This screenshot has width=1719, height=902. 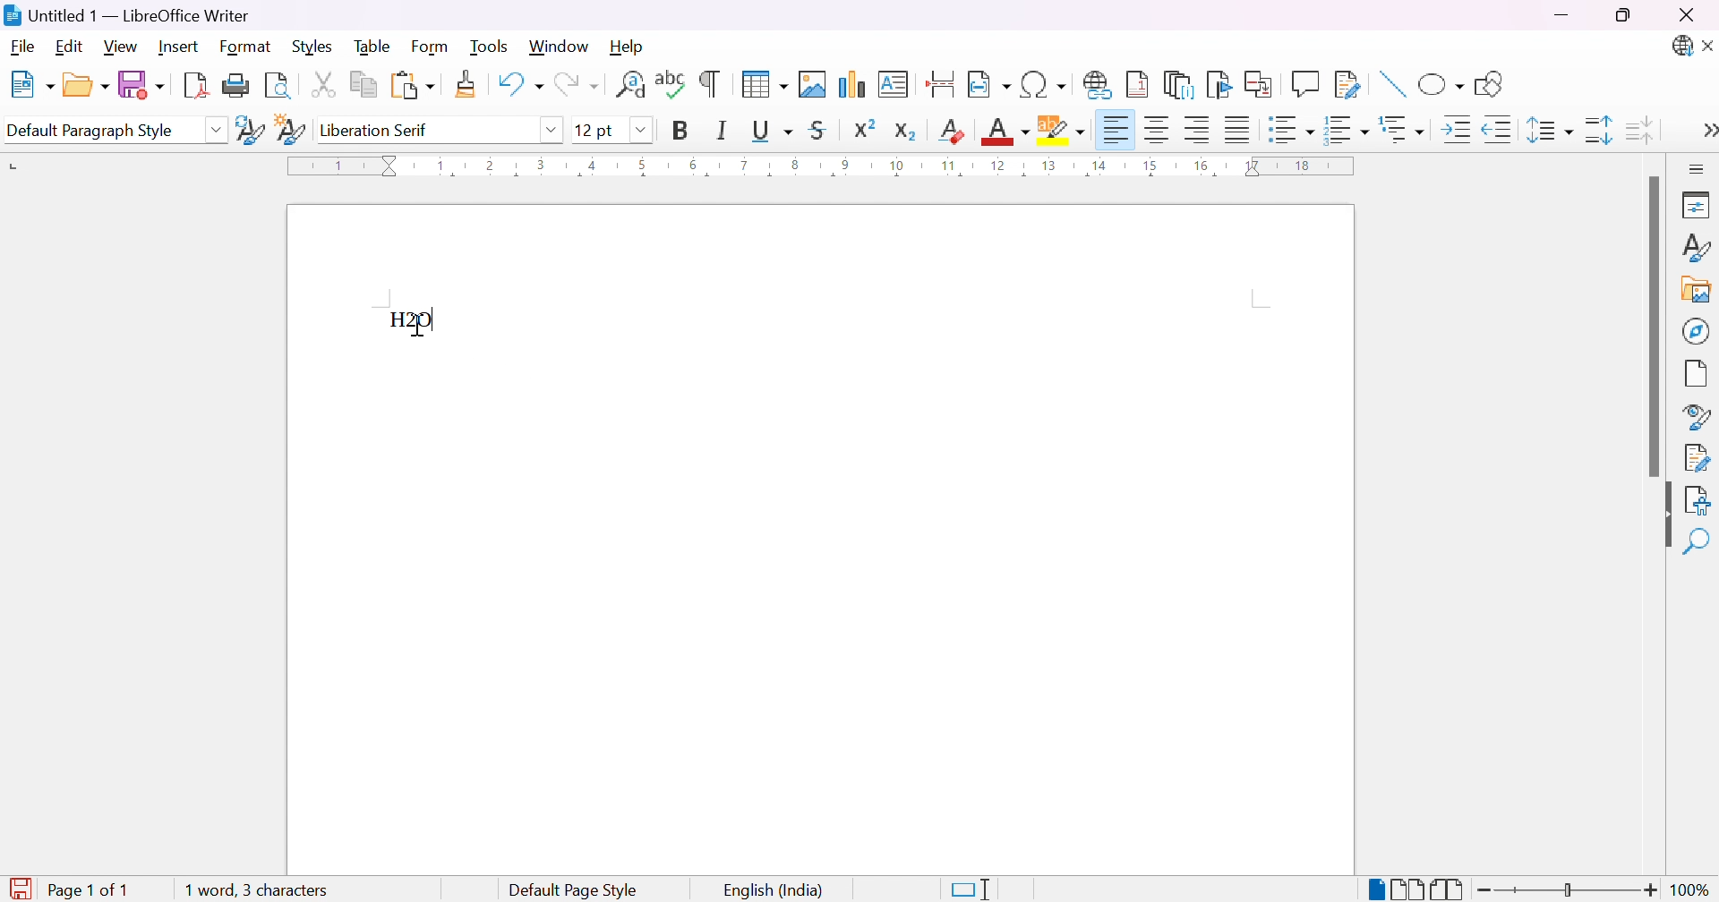 What do you see at coordinates (317, 46) in the screenshot?
I see `Styles` at bounding box center [317, 46].